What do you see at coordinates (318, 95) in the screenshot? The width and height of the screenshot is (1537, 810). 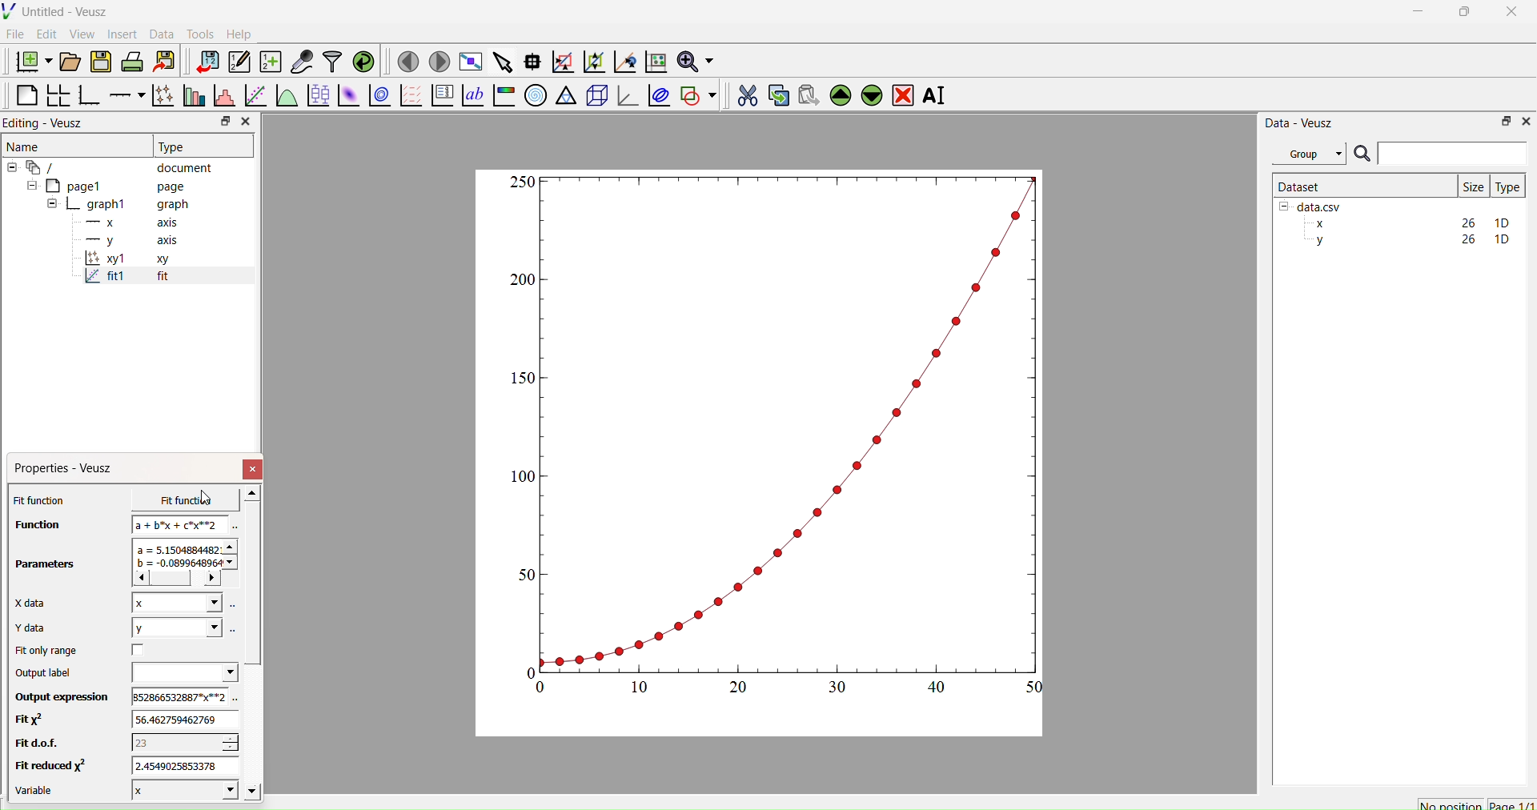 I see `Plot box plots` at bounding box center [318, 95].